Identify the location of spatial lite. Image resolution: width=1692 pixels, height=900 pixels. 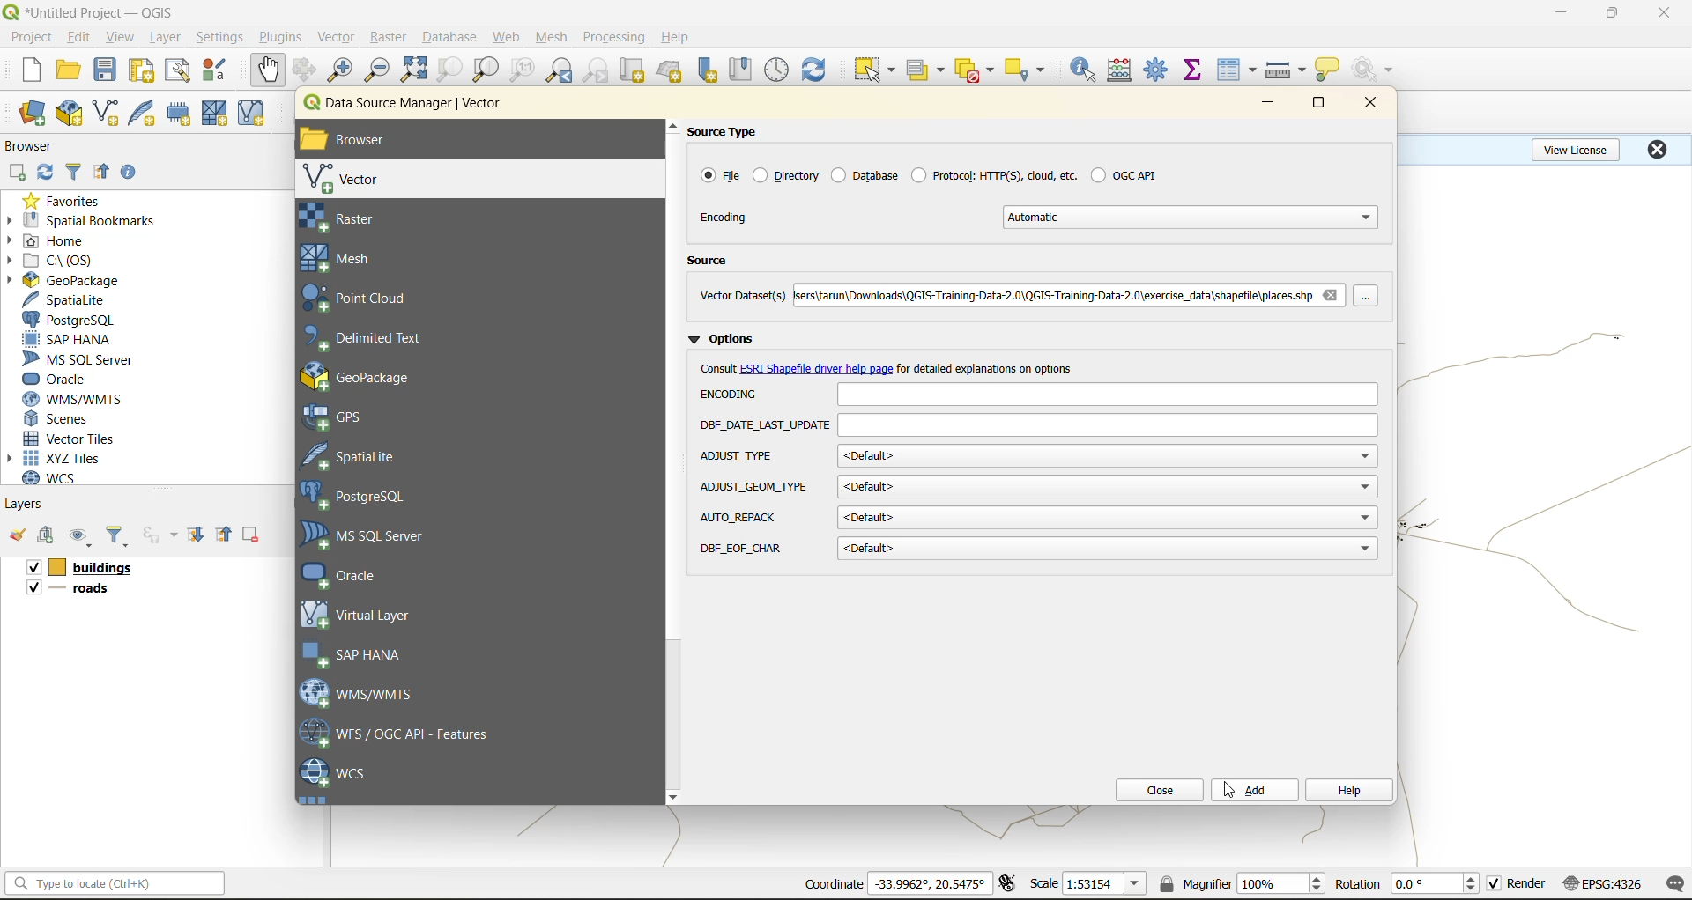
(364, 454).